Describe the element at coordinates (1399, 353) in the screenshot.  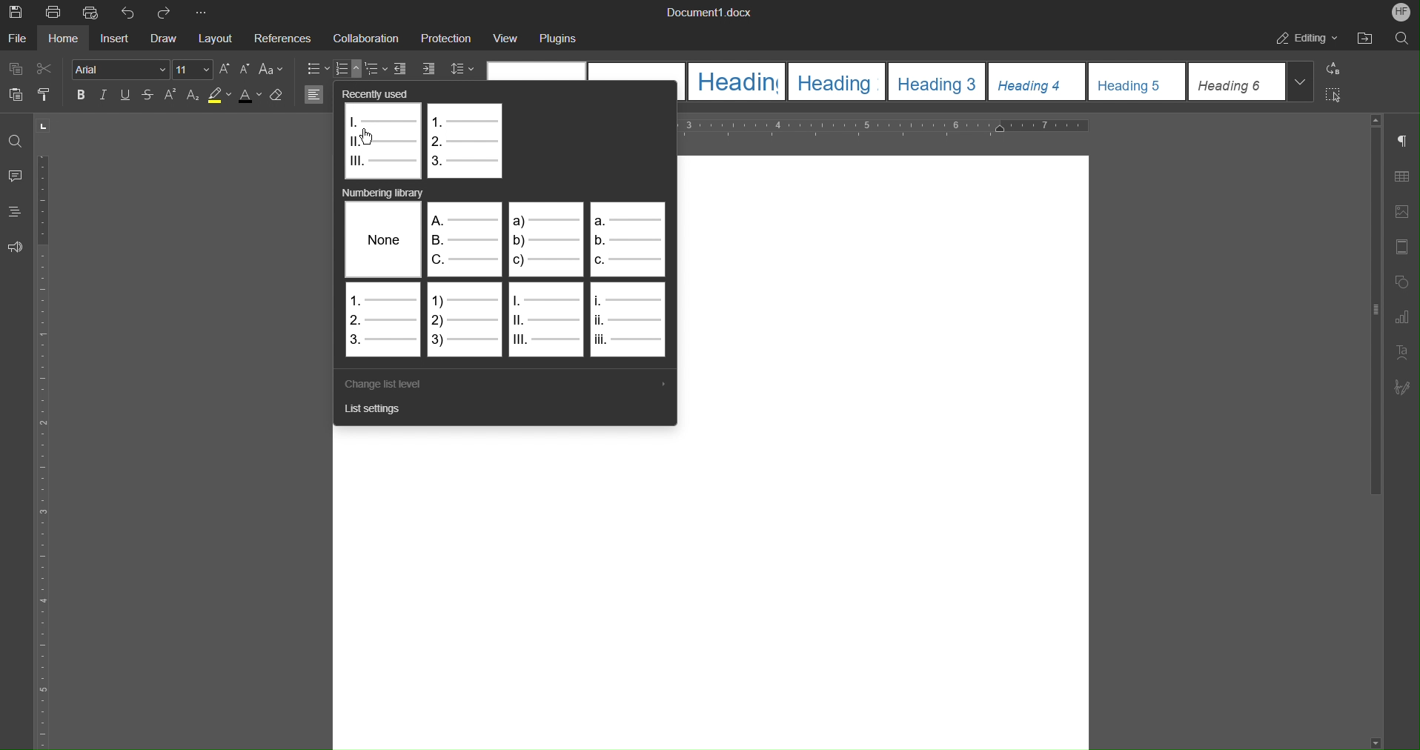
I see `Text Art` at that location.